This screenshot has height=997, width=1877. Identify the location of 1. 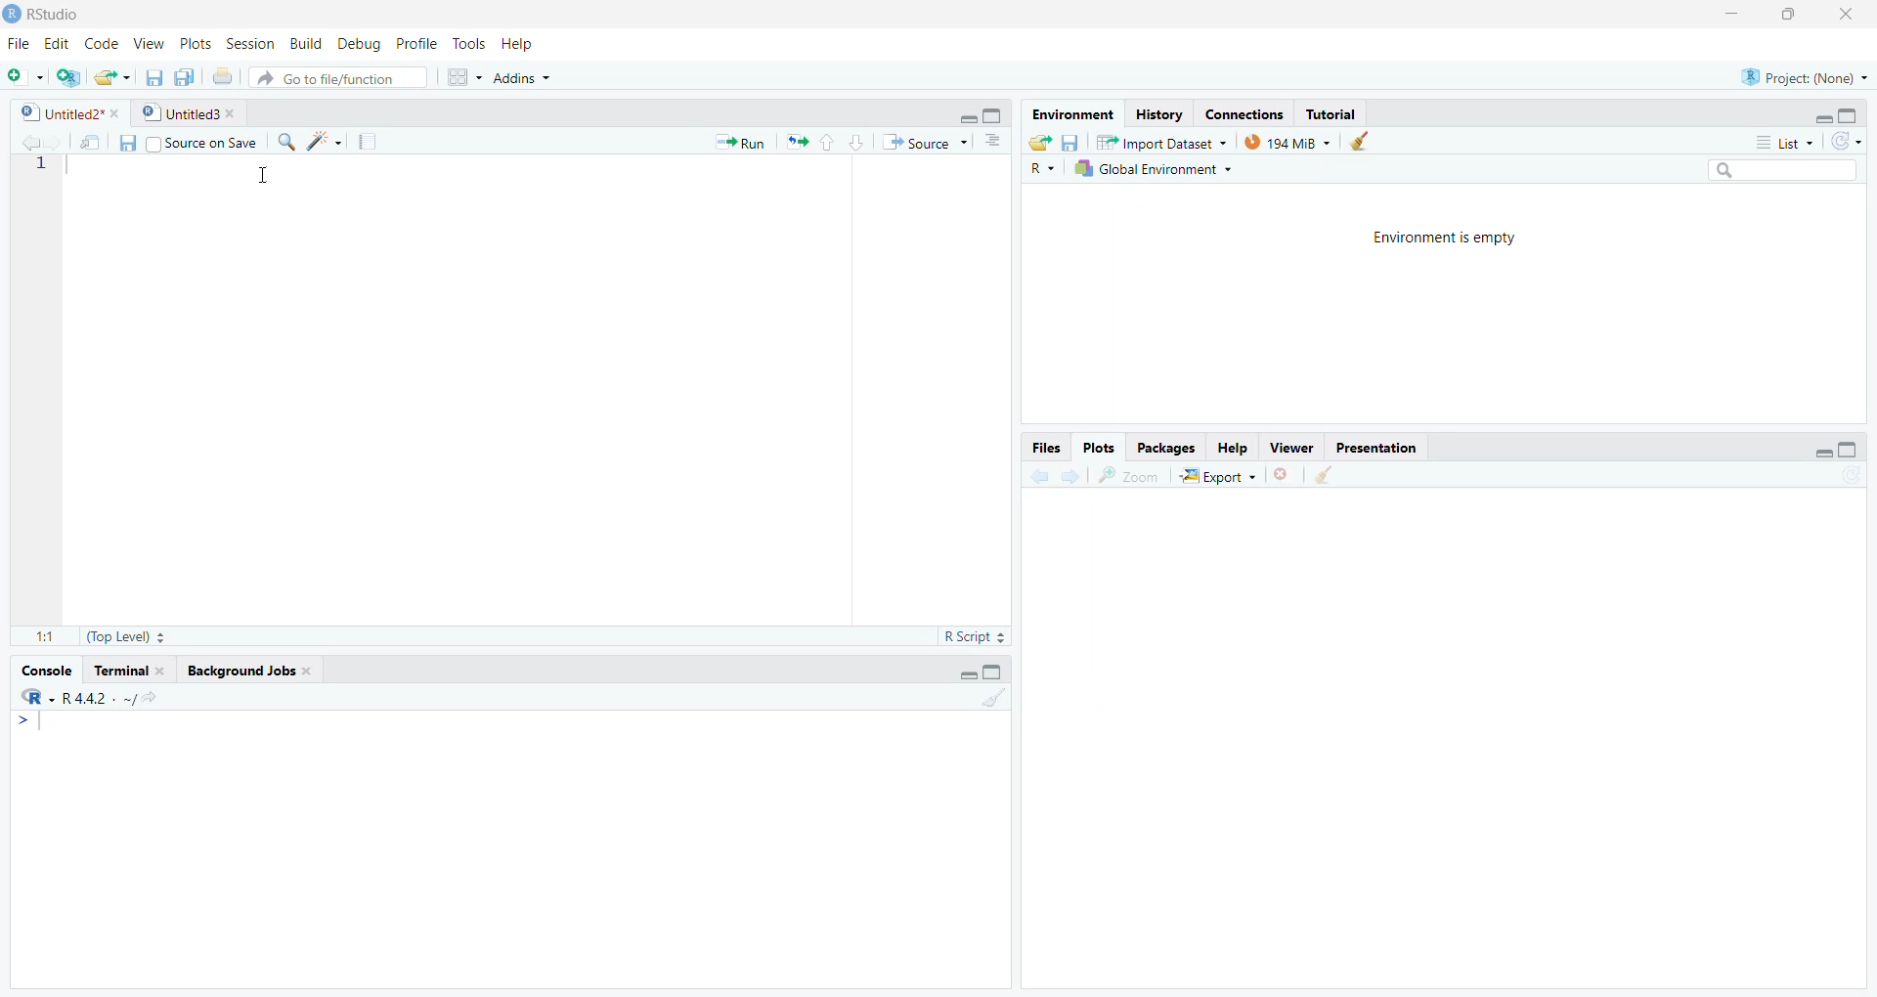
(45, 167).